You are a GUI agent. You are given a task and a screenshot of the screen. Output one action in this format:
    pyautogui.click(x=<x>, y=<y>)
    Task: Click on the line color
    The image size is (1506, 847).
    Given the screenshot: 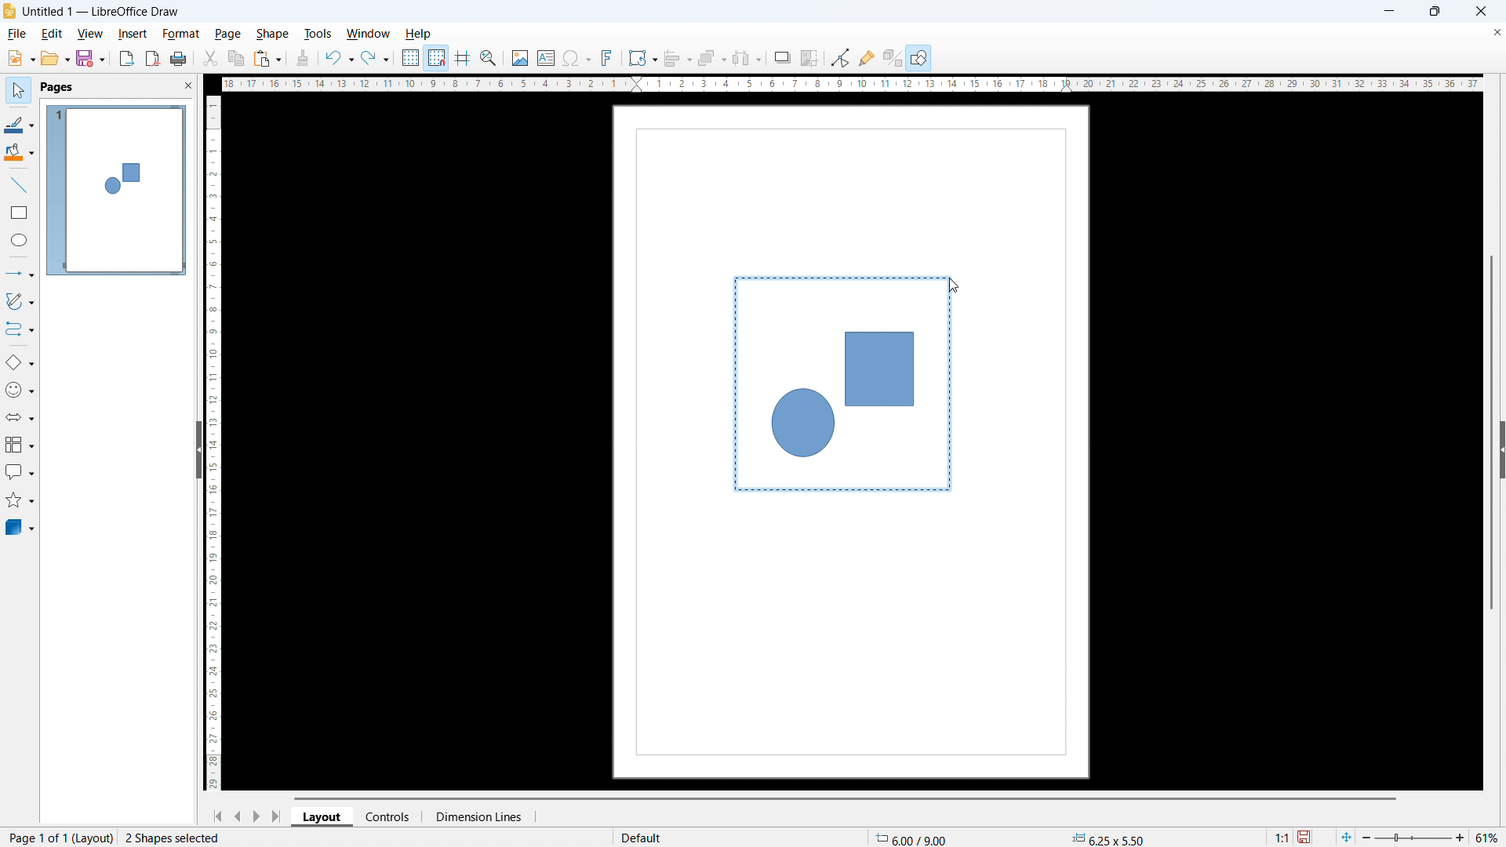 What is the action you would take?
    pyautogui.click(x=21, y=125)
    